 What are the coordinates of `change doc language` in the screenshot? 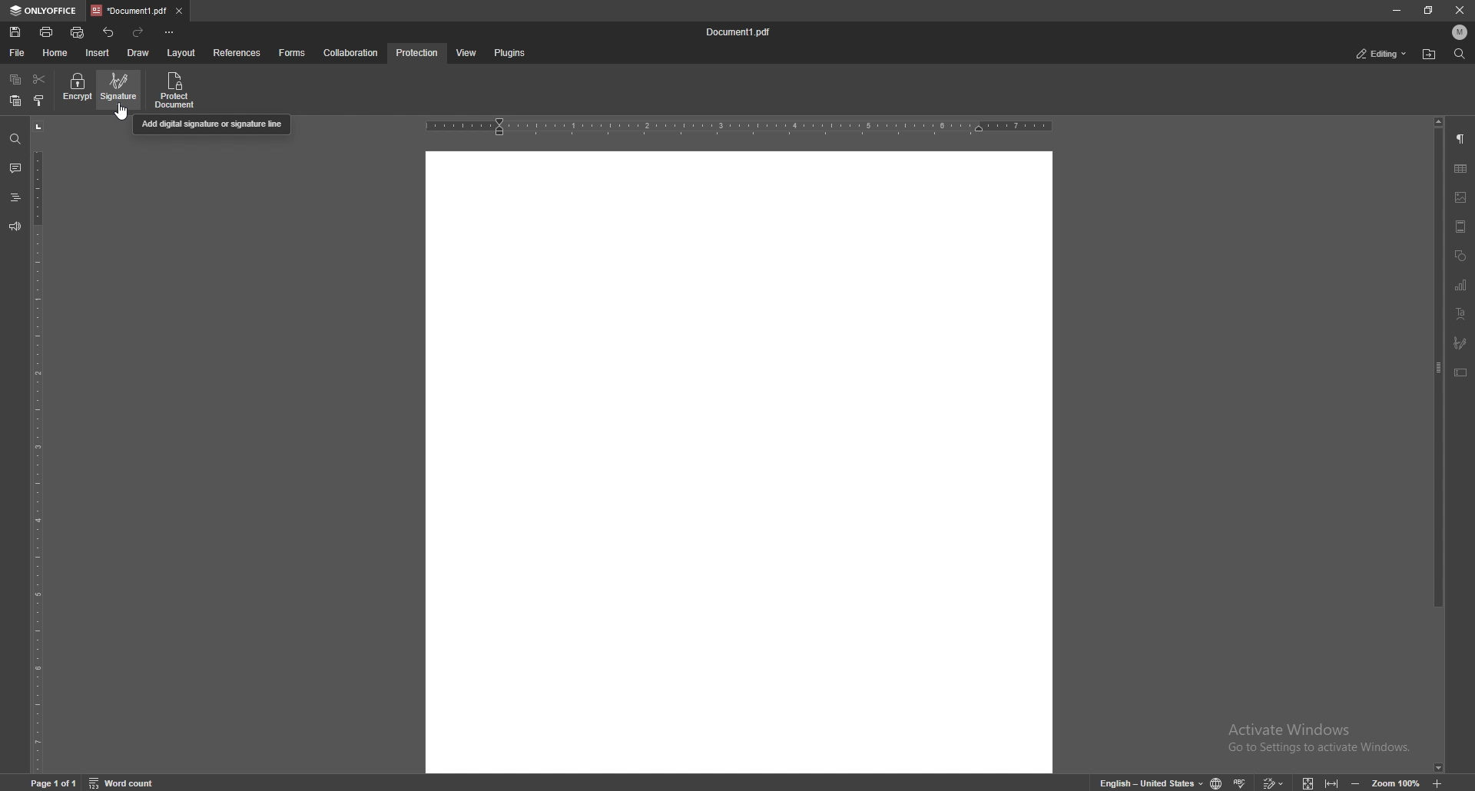 It's located at (1211, 783).